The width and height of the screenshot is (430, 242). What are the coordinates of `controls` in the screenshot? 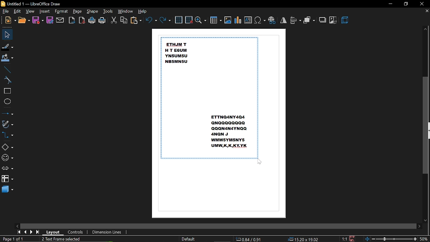 It's located at (77, 232).